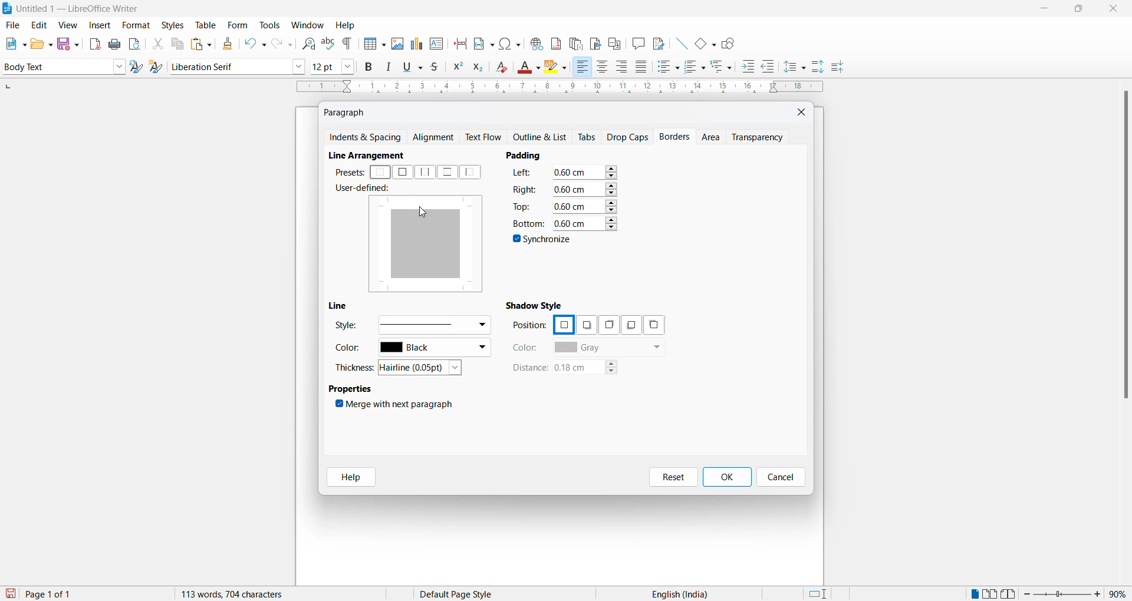 The height and width of the screenshot is (601, 1132). Describe the element at coordinates (837, 68) in the screenshot. I see `decrease paragraph spacing` at that location.